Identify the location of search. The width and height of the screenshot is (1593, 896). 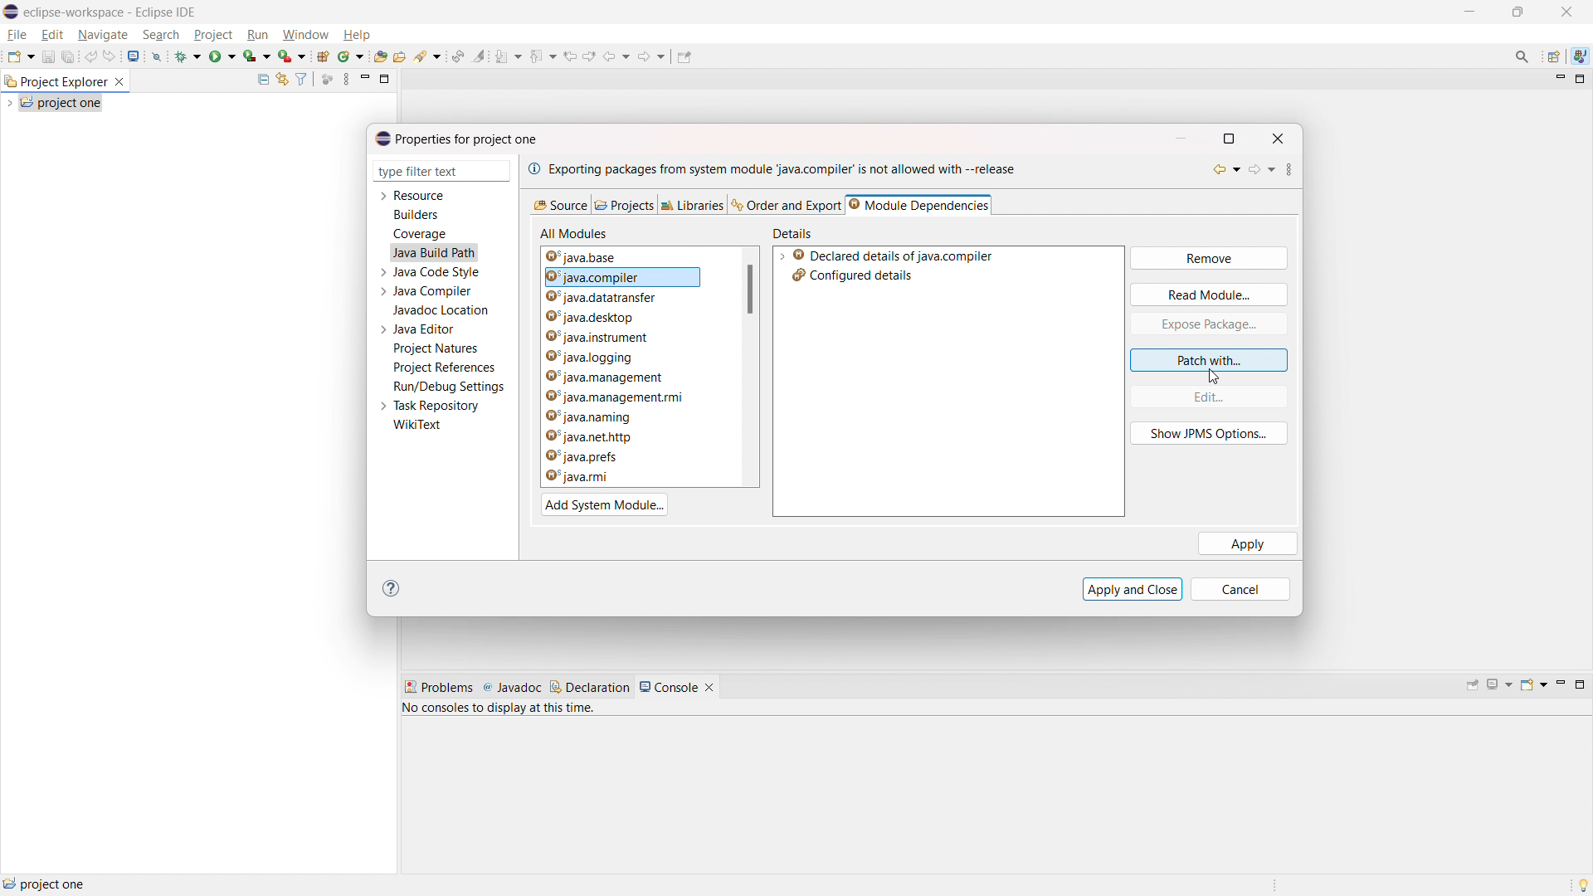
(428, 56).